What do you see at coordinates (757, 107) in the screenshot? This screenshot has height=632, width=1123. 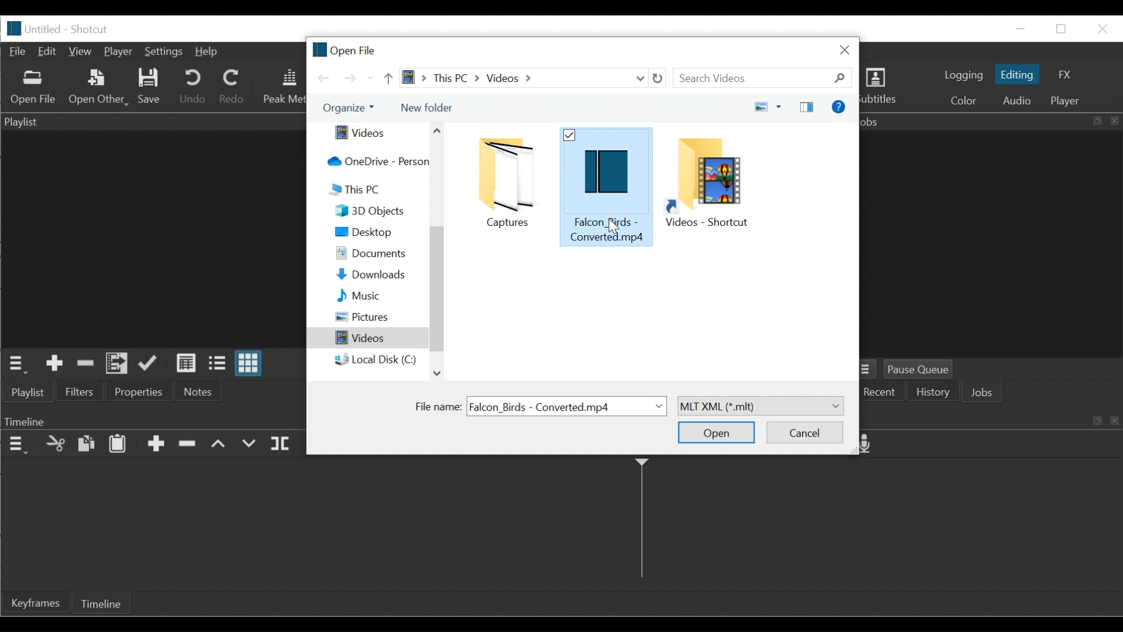 I see `change your view` at bounding box center [757, 107].